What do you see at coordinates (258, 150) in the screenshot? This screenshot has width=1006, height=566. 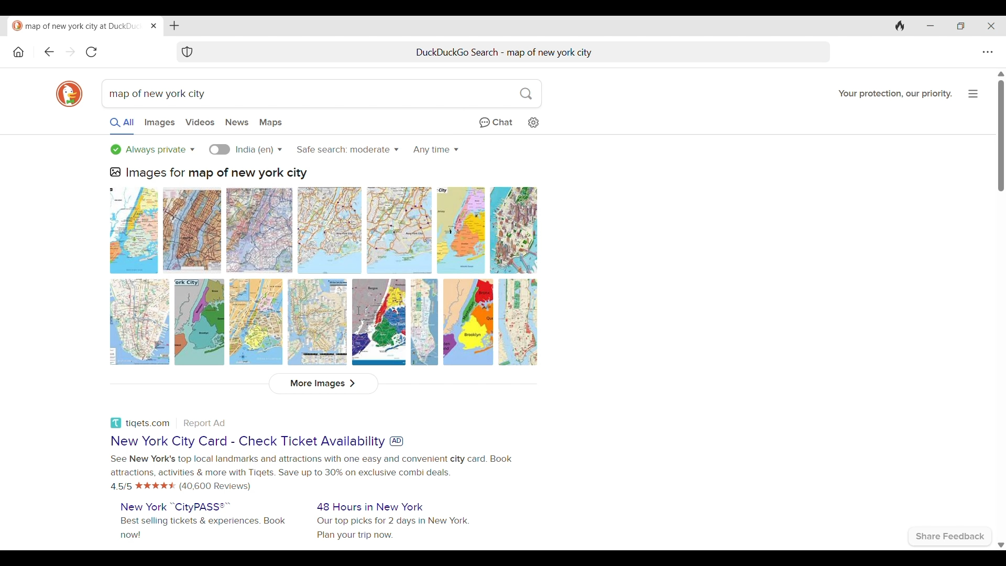 I see `Language options` at bounding box center [258, 150].